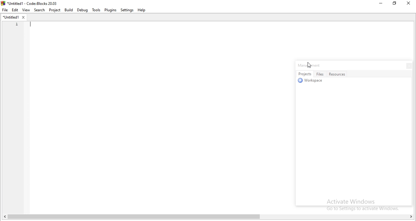  I want to click on Minimise, so click(379, 4).